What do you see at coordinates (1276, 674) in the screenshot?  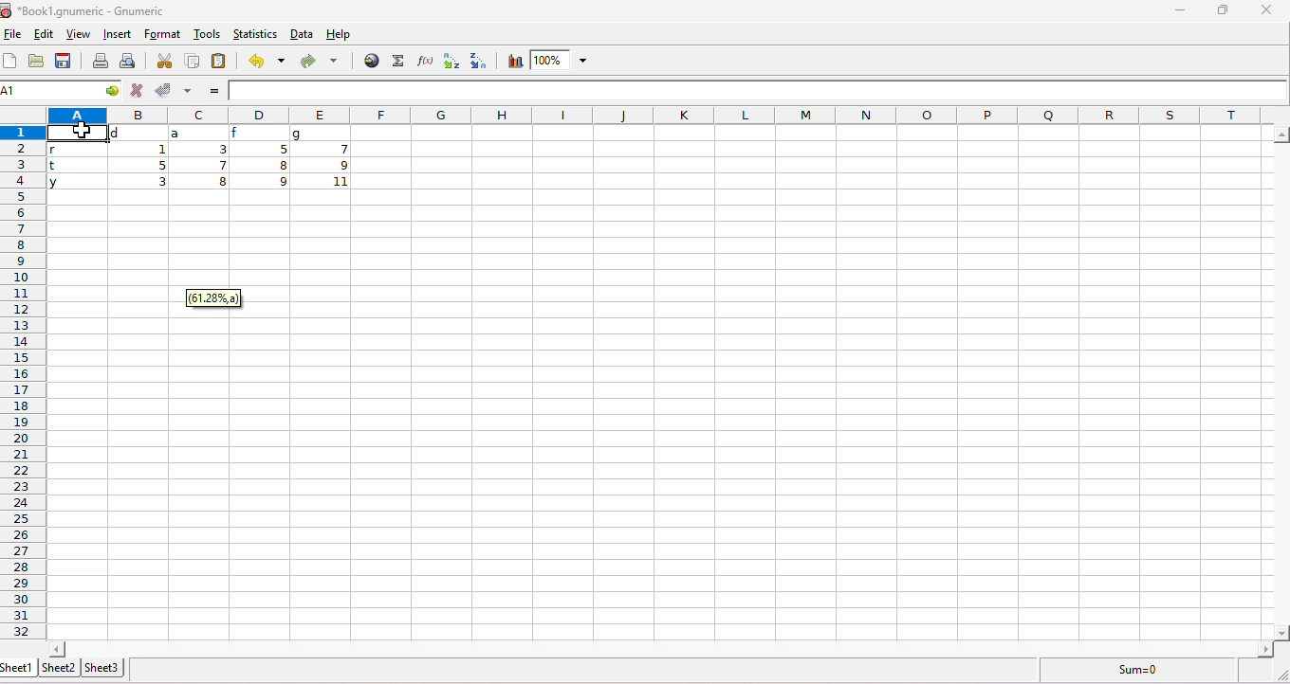 I see `expand` at bounding box center [1276, 674].